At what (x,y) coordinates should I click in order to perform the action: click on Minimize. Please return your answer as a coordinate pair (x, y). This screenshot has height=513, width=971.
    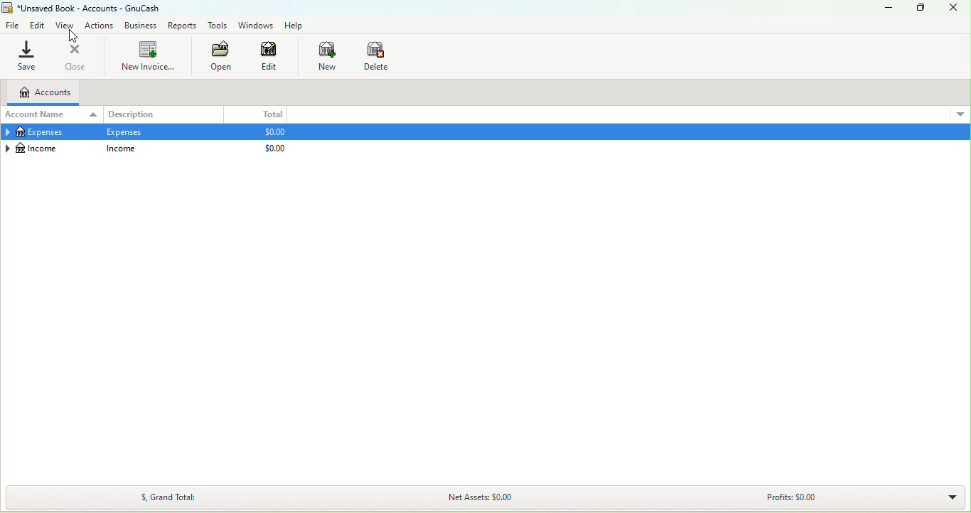
    Looking at the image, I should click on (887, 9).